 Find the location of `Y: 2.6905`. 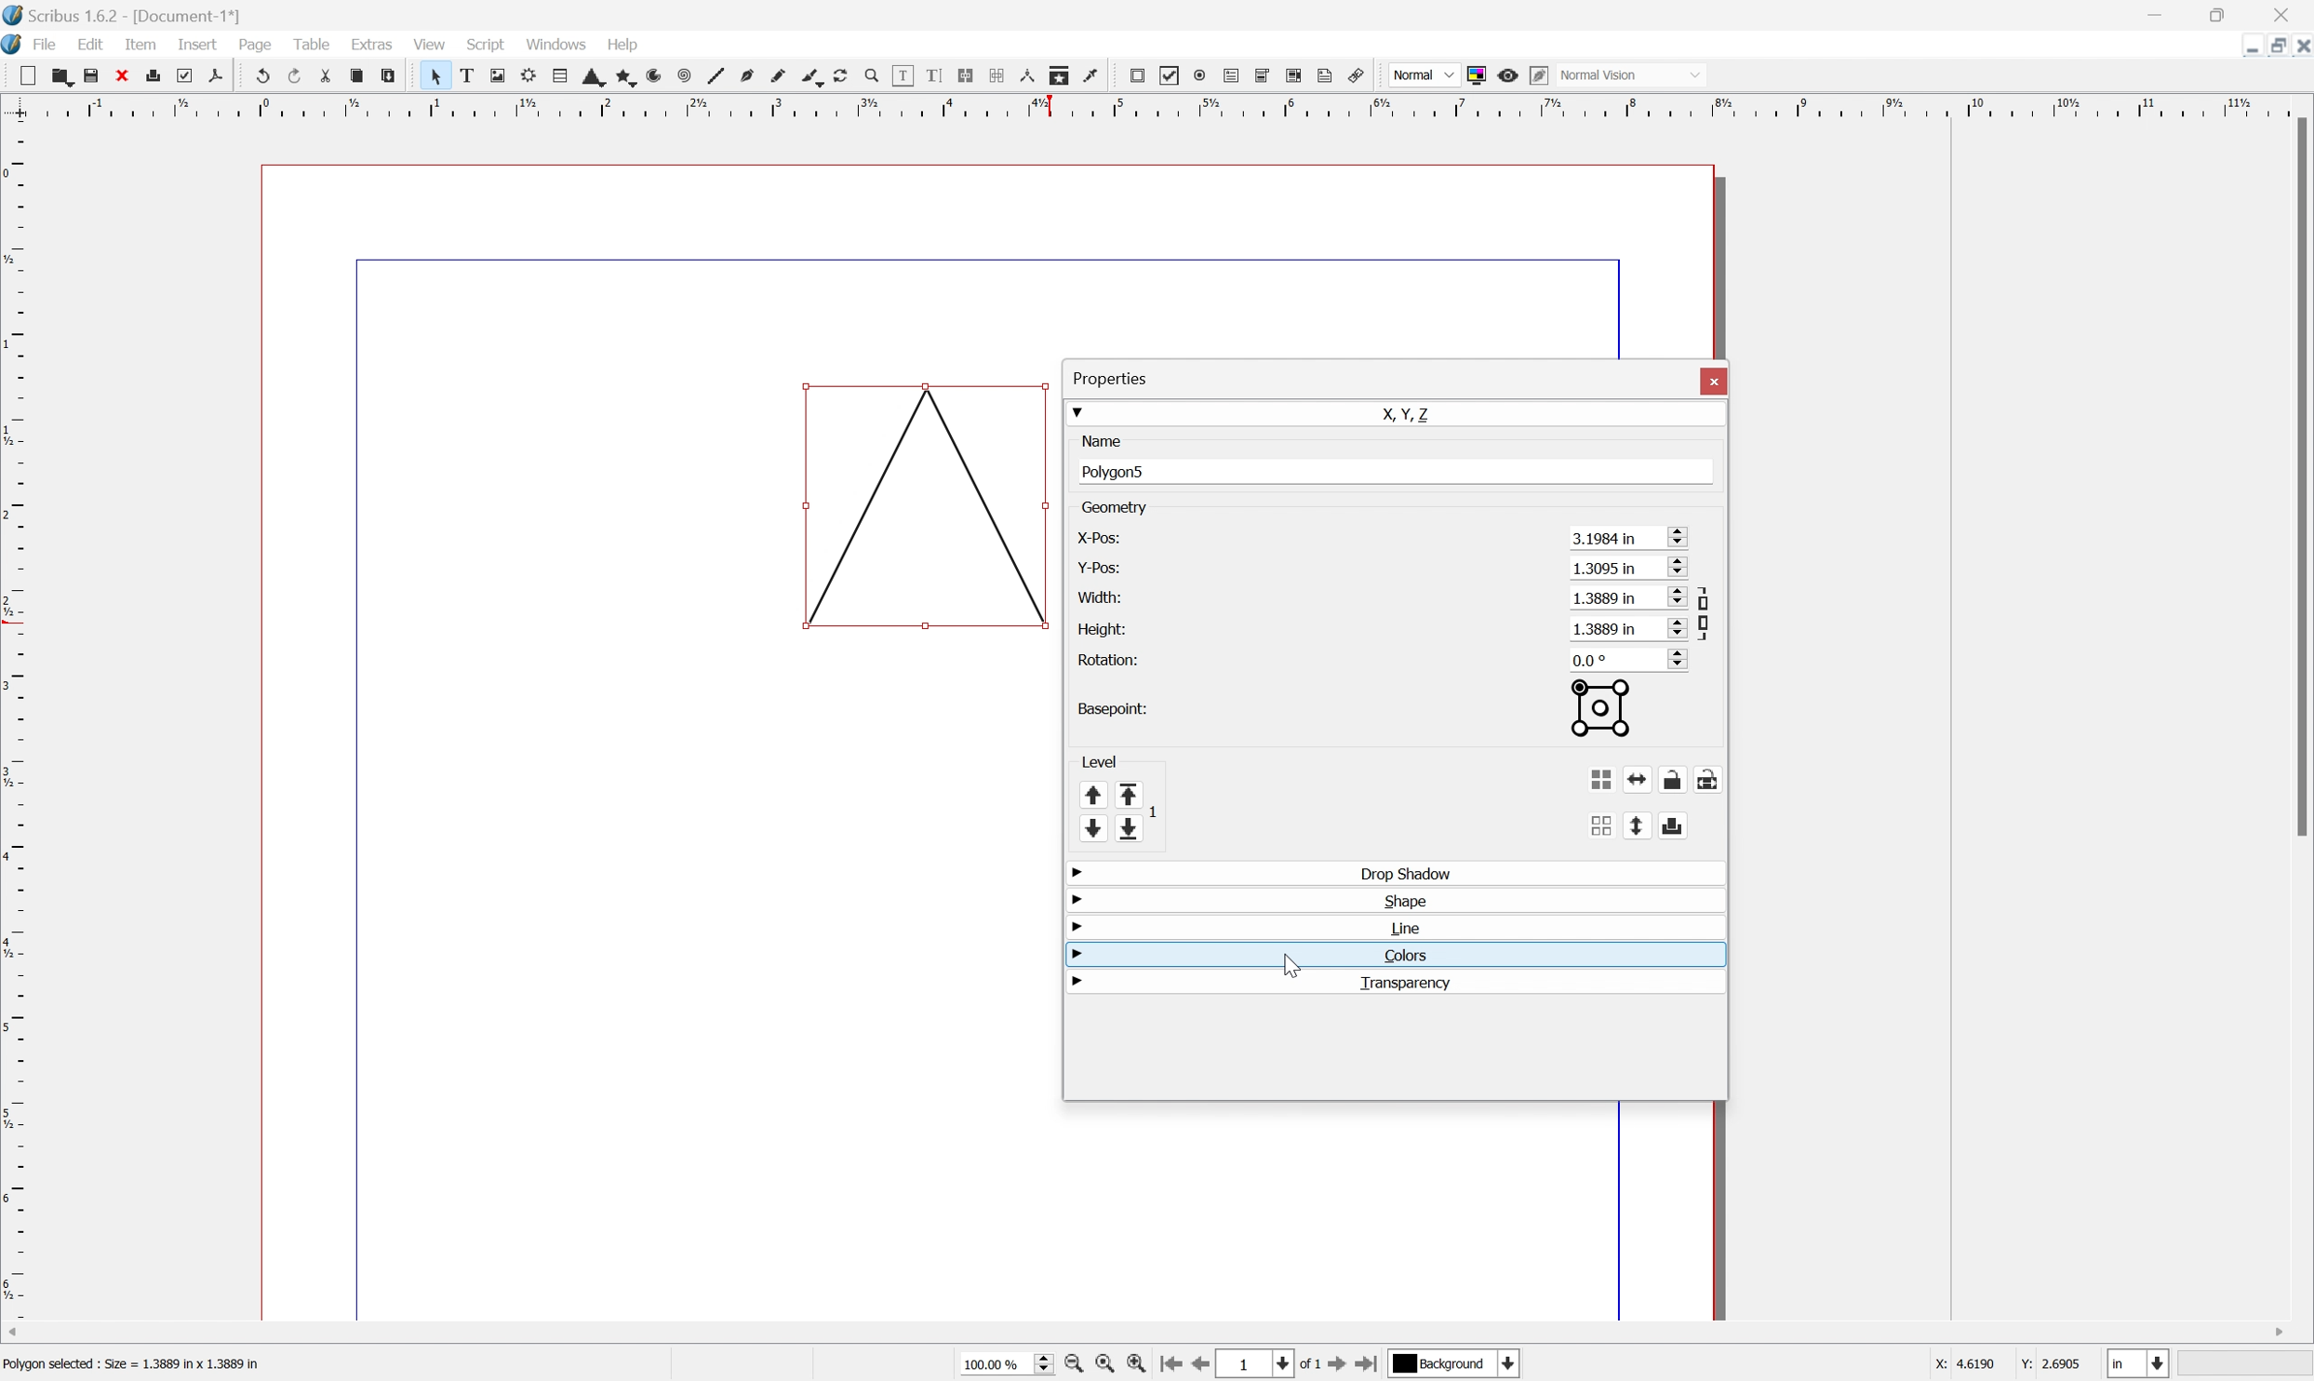

Y: 2.6905 is located at coordinates (2051, 1365).